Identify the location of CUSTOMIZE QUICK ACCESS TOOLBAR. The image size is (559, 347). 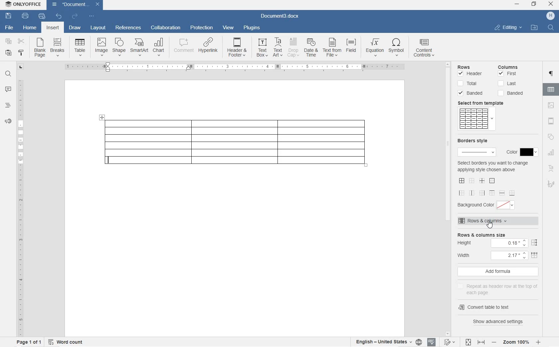
(92, 17).